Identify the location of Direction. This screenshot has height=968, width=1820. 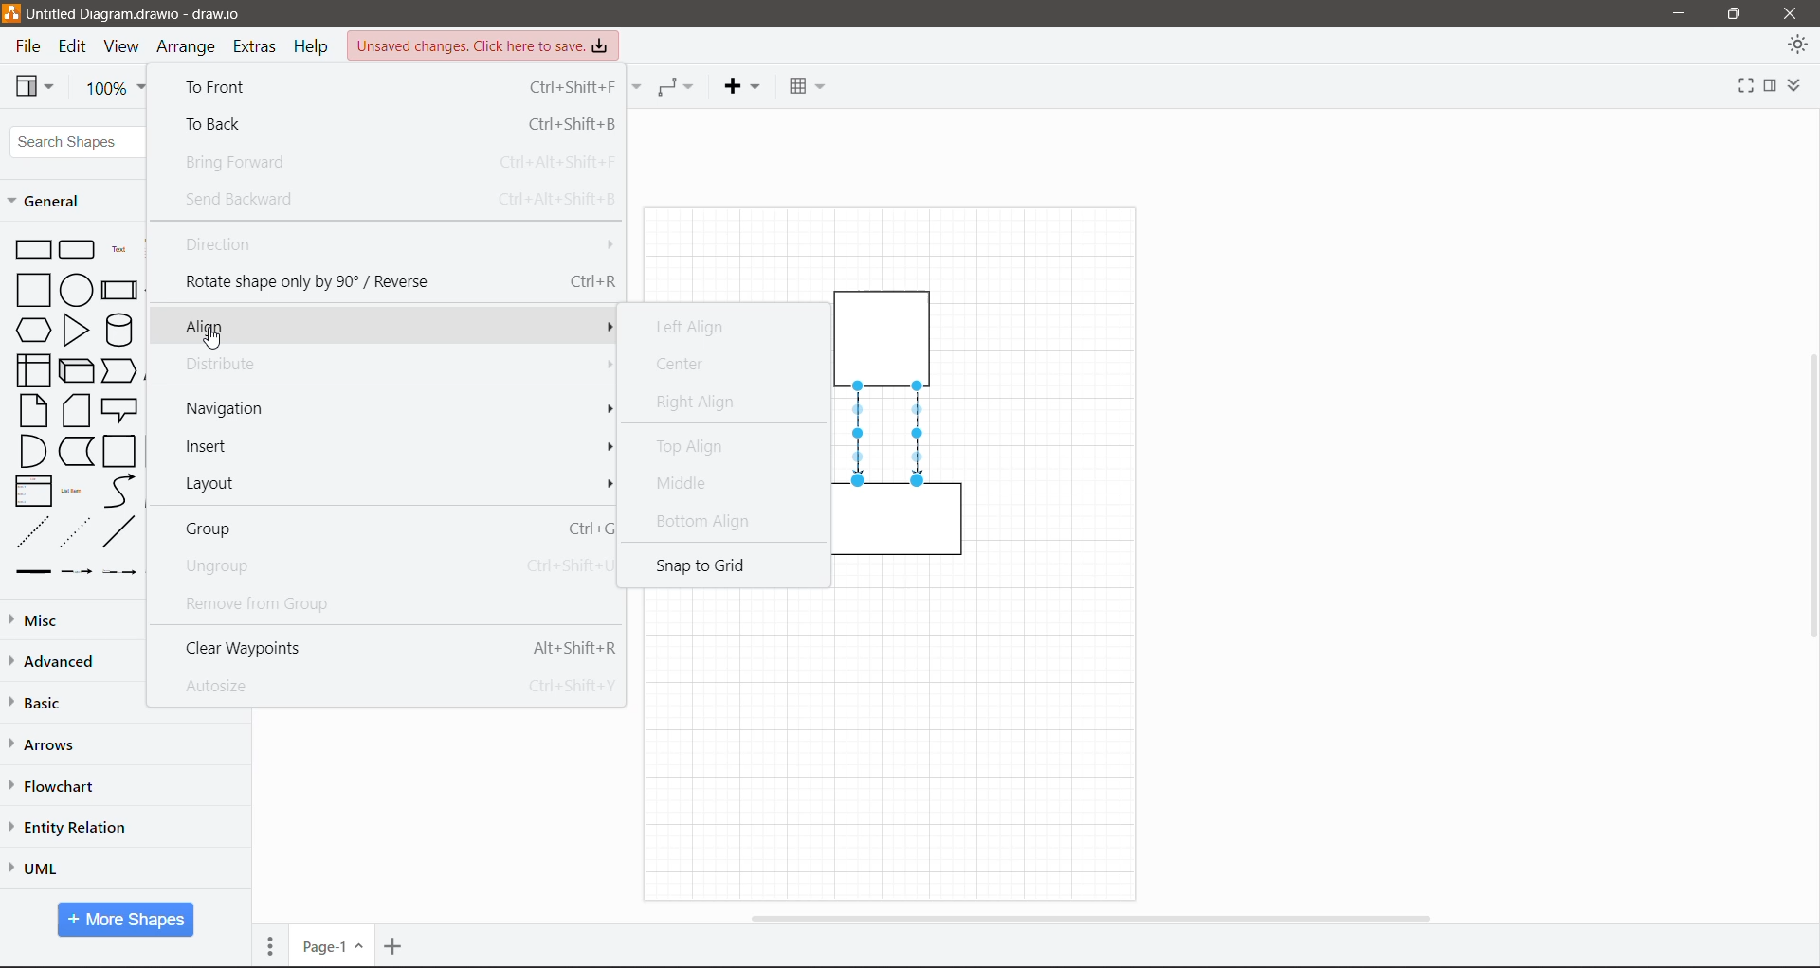
(395, 244).